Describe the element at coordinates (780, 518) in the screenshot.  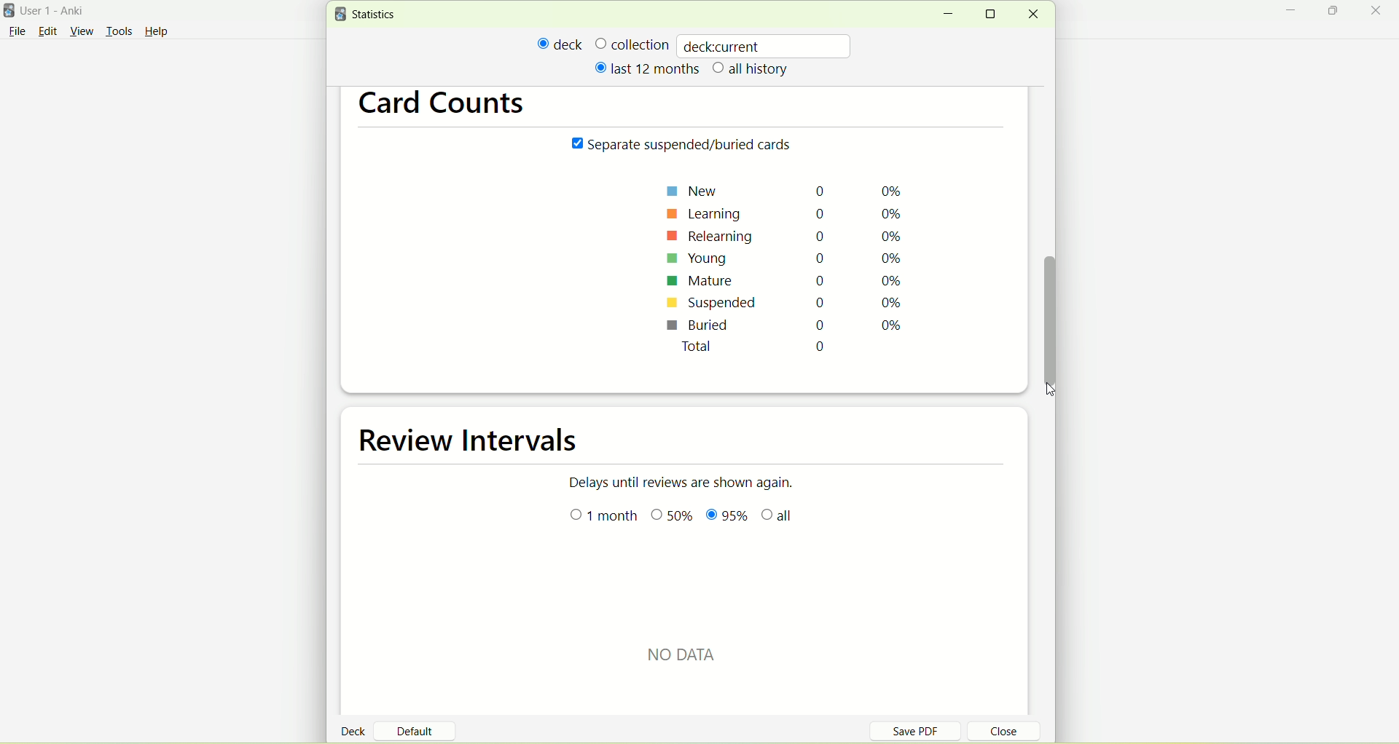
I see `all` at that location.